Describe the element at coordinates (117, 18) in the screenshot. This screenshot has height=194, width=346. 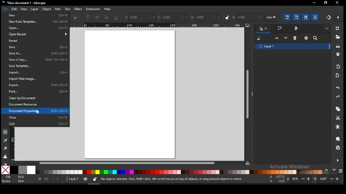
I see `lower to bottom` at that location.